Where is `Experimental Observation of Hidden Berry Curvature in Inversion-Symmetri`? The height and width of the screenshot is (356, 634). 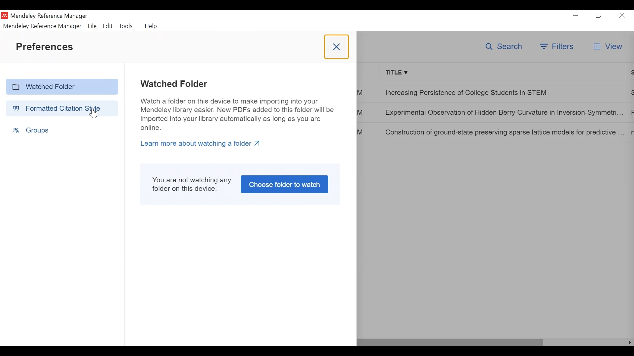
Experimental Observation of Hidden Berry Curvature in Inversion-Symmetri is located at coordinates (503, 113).